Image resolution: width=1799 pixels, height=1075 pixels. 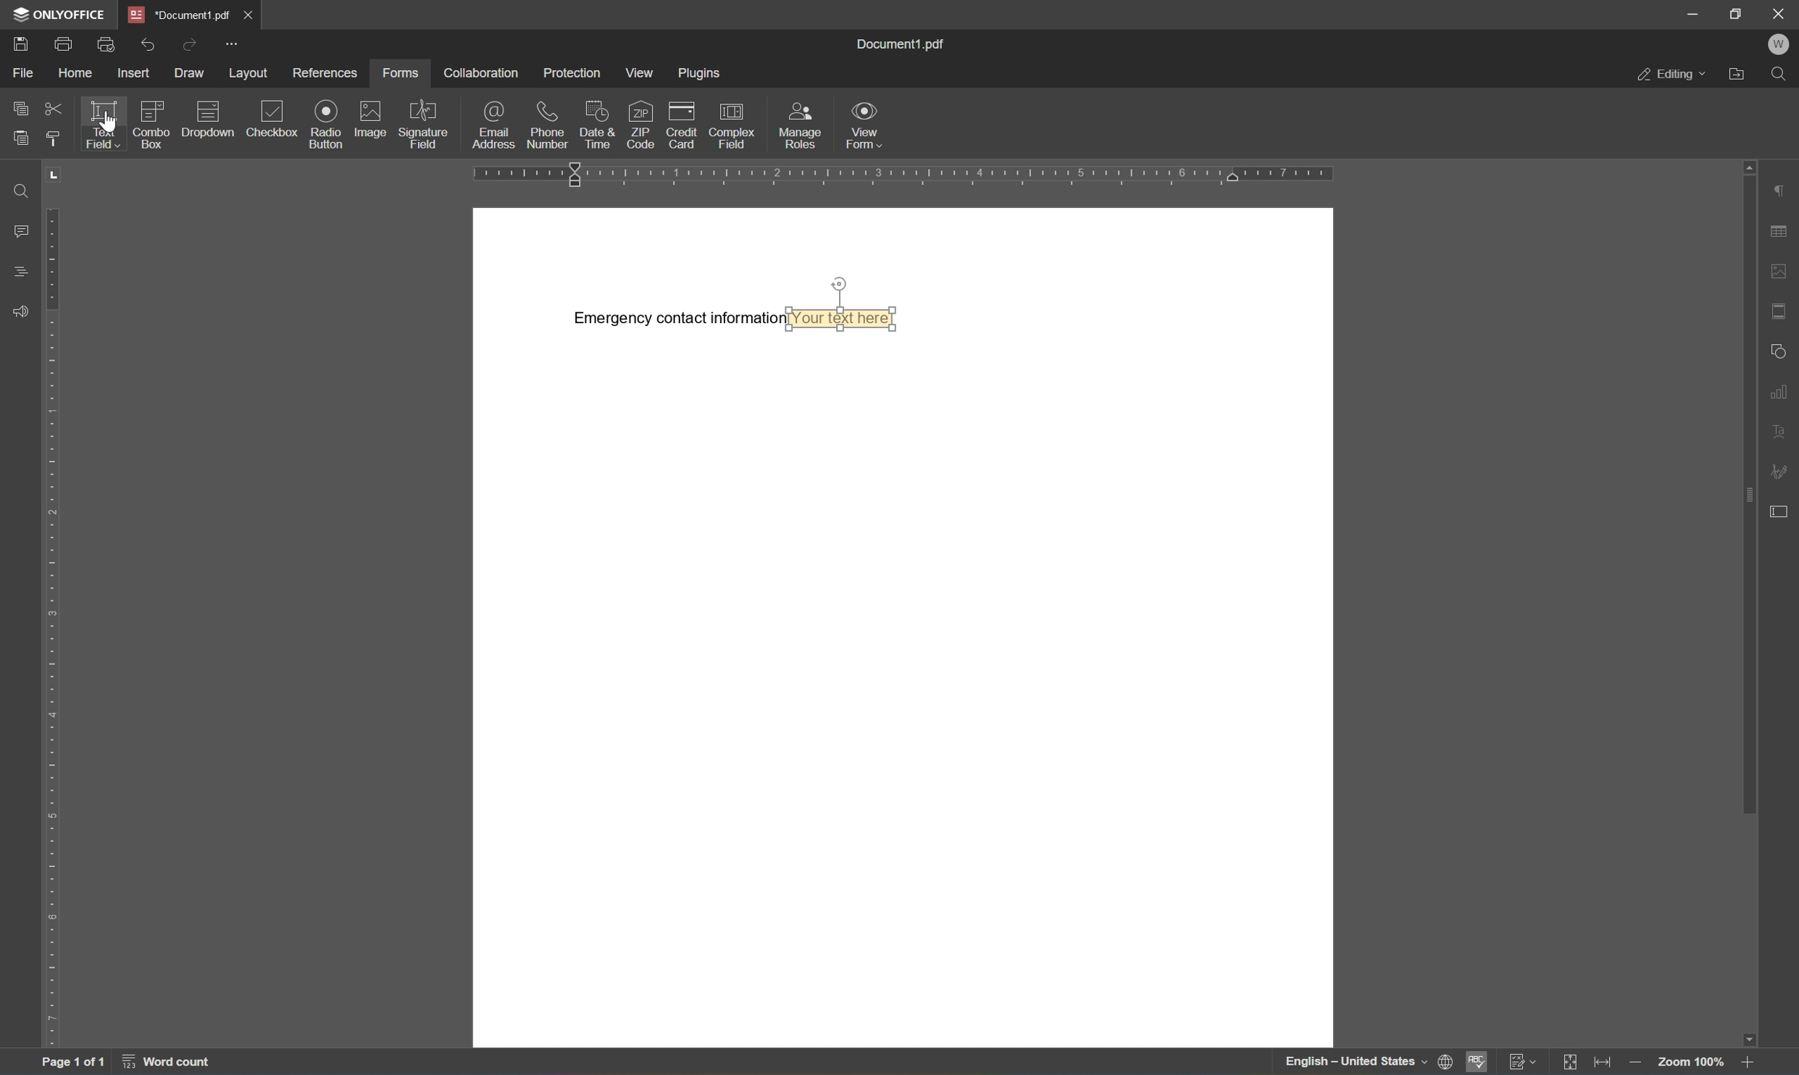 I want to click on print, so click(x=62, y=46).